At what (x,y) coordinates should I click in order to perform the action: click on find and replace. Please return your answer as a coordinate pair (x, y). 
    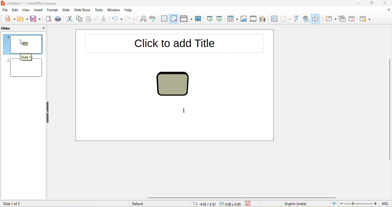
    Looking at the image, I should click on (143, 19).